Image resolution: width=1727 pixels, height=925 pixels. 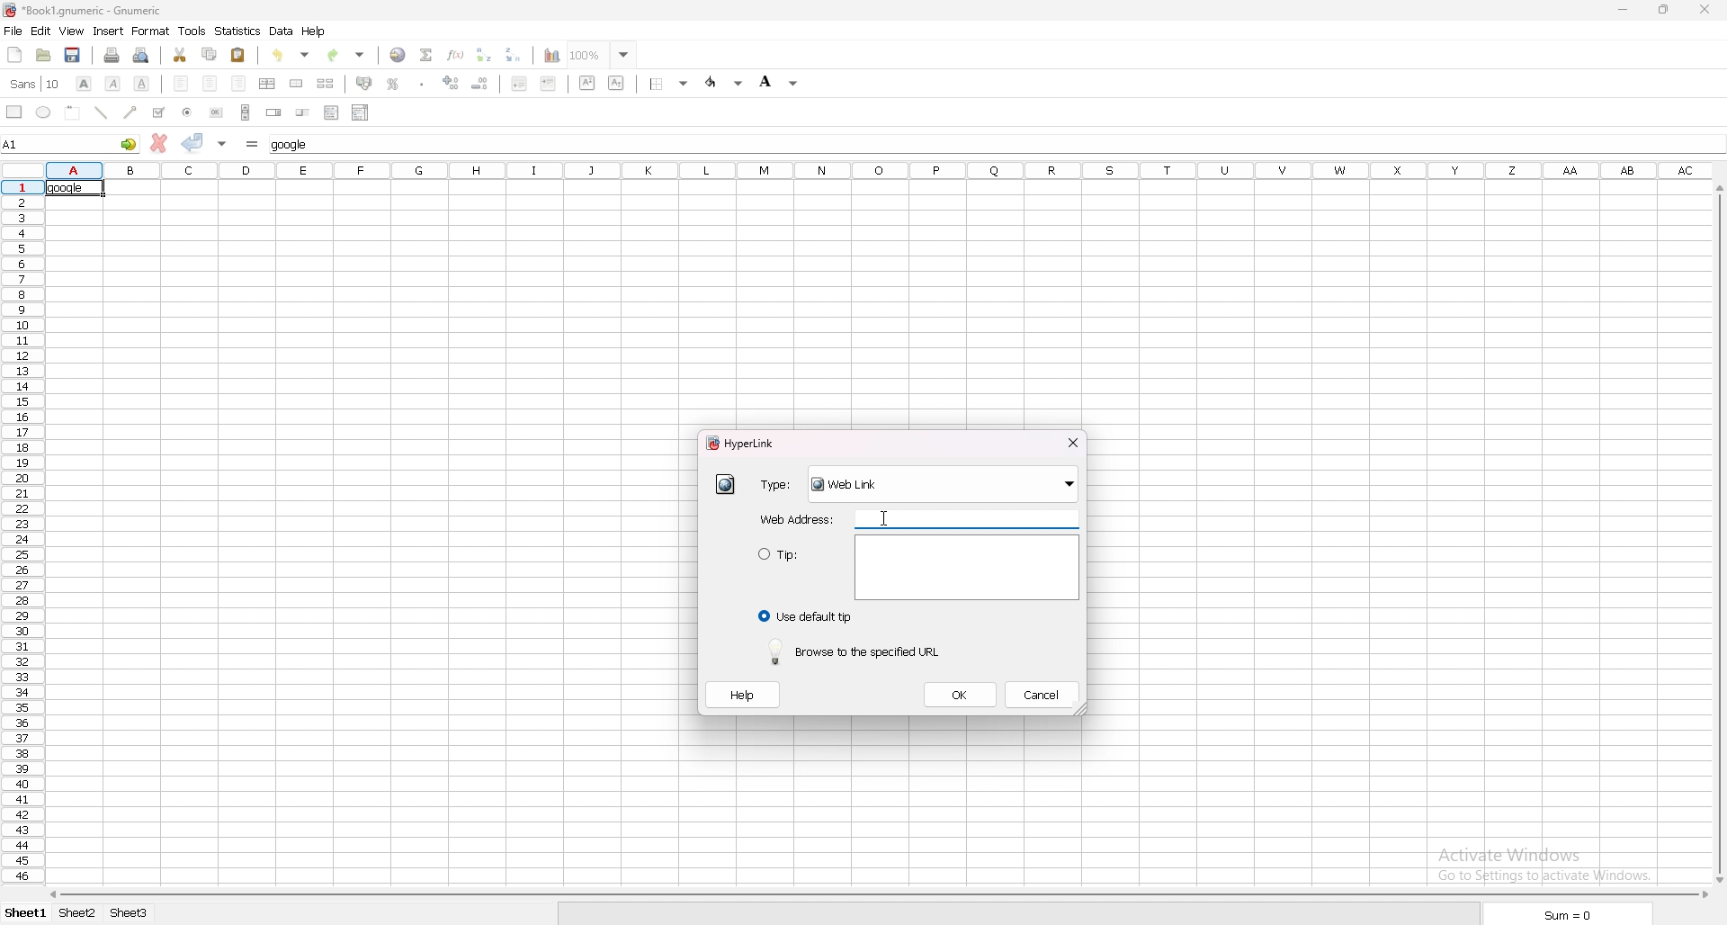 What do you see at coordinates (393, 84) in the screenshot?
I see `percentage` at bounding box center [393, 84].